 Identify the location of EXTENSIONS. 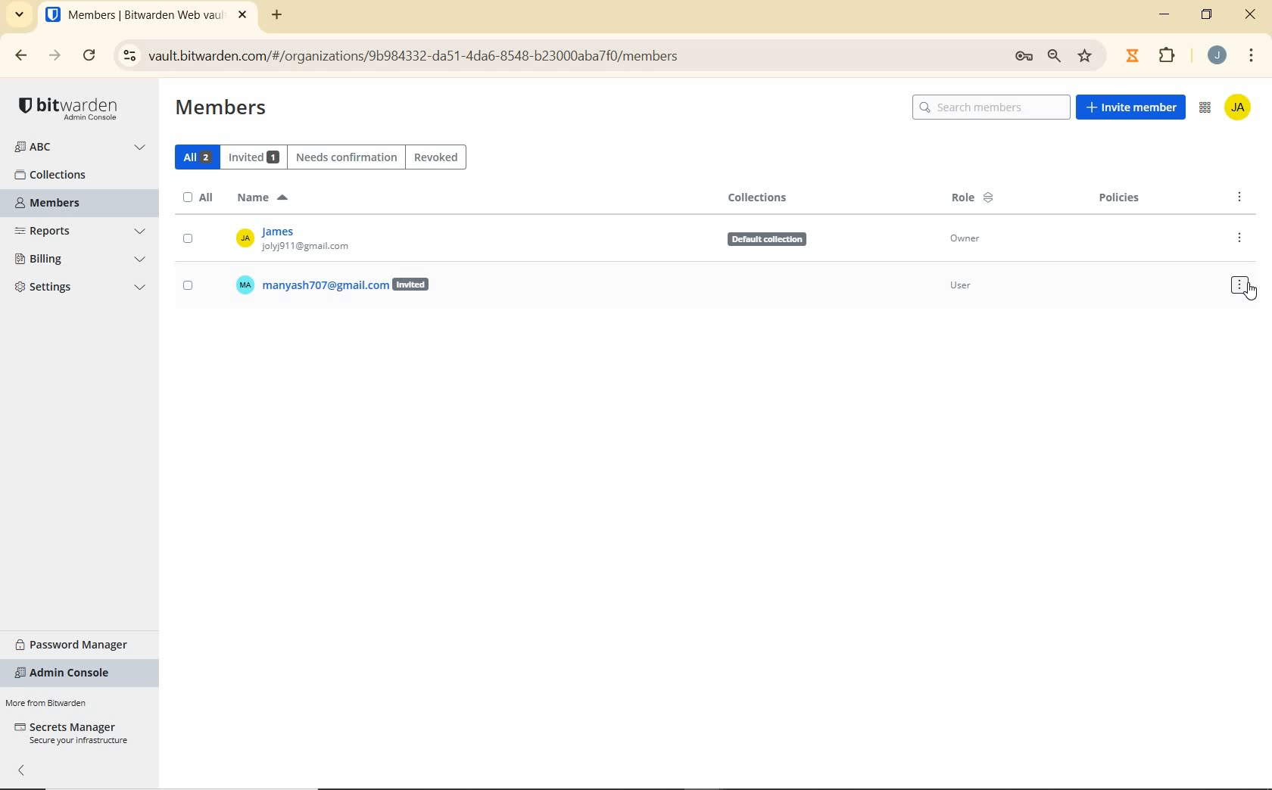
(1152, 54).